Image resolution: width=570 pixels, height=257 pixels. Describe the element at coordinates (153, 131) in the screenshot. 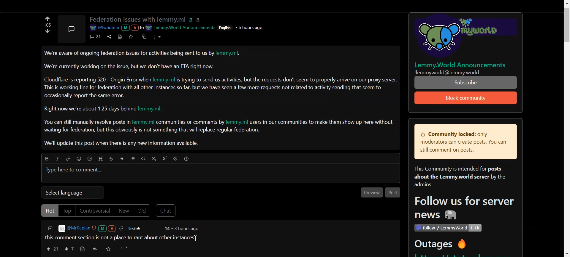

I see `waiting for federation, but this obviously is not something that will replace regular federation.` at that location.